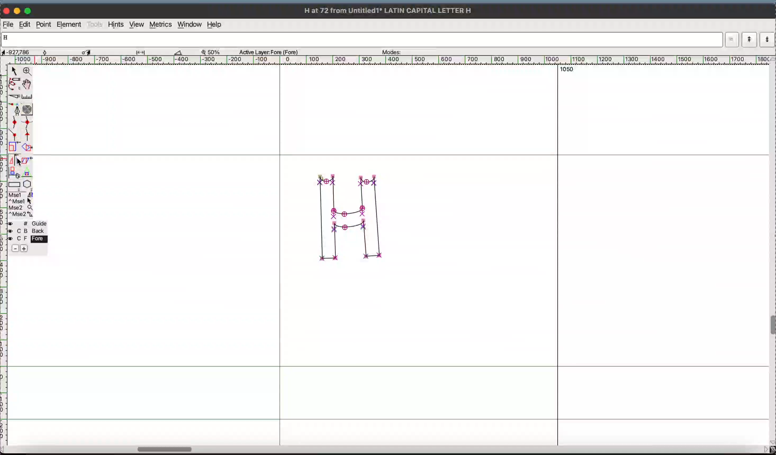 The width and height of the screenshot is (776, 455). I want to click on modes, so click(405, 51).